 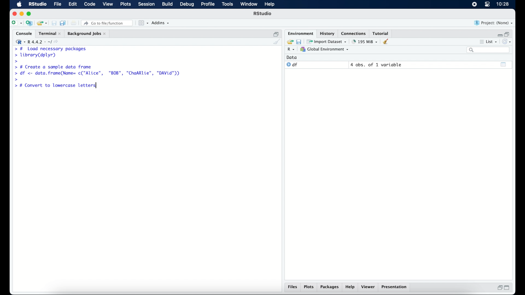 I want to click on restore down, so click(x=499, y=288).